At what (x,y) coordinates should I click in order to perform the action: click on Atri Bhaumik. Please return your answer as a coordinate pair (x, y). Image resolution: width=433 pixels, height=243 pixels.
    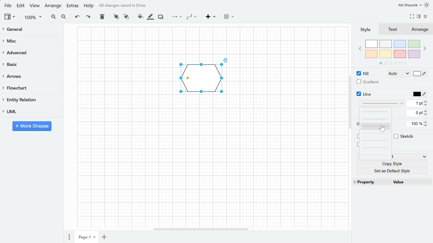
    Looking at the image, I should click on (410, 5).